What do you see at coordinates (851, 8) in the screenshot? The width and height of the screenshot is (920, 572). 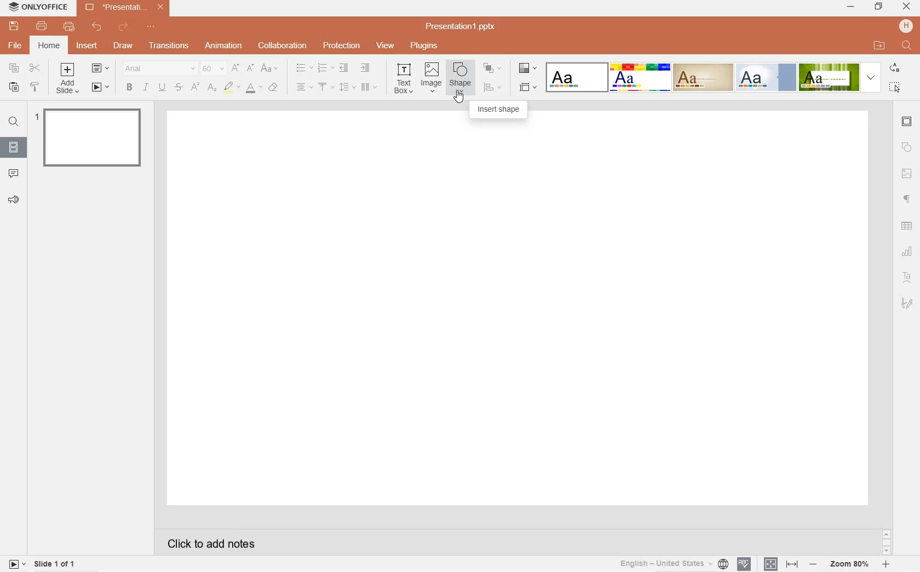 I see `MINIMIZE` at bounding box center [851, 8].